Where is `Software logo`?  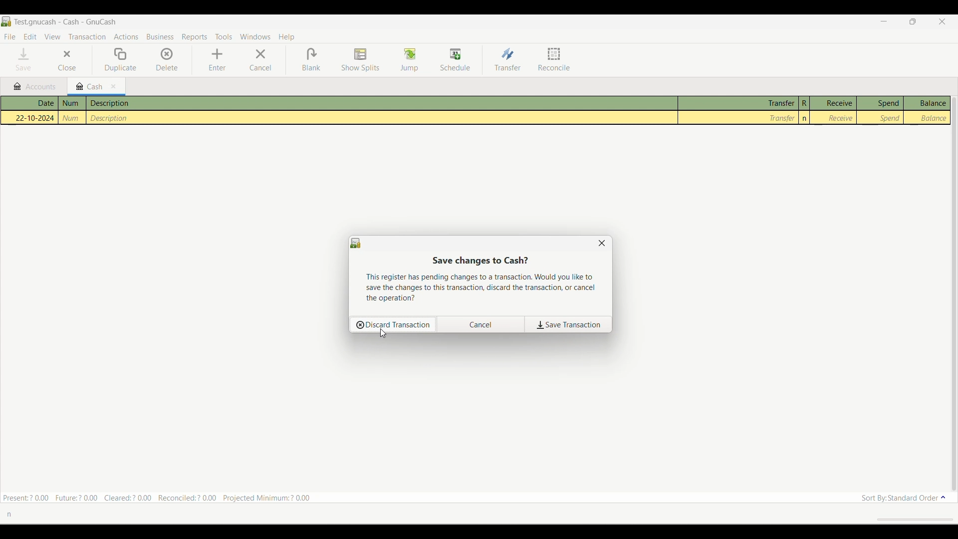
Software logo is located at coordinates (6, 21).